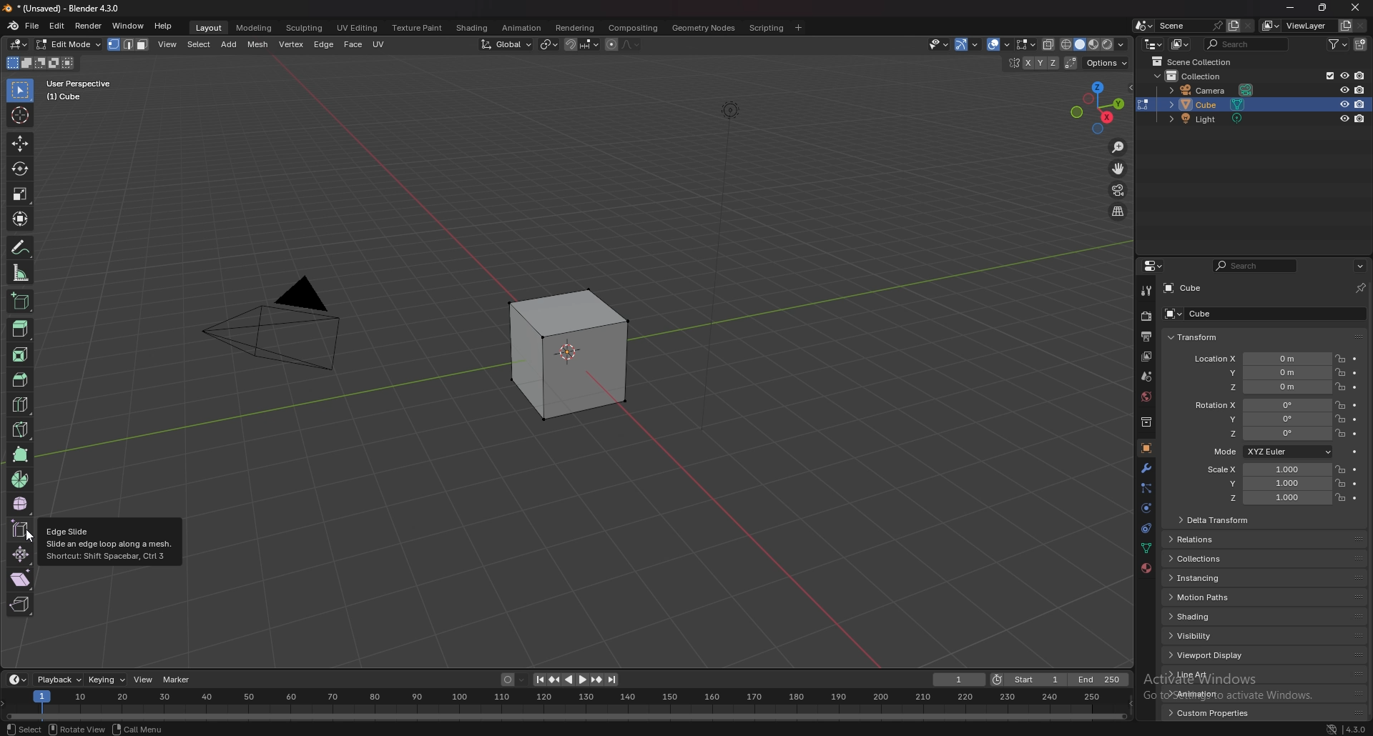 Image resolution: width=1373 pixels, height=736 pixels. What do you see at coordinates (1071, 62) in the screenshot?
I see `auto merge vertices` at bounding box center [1071, 62].